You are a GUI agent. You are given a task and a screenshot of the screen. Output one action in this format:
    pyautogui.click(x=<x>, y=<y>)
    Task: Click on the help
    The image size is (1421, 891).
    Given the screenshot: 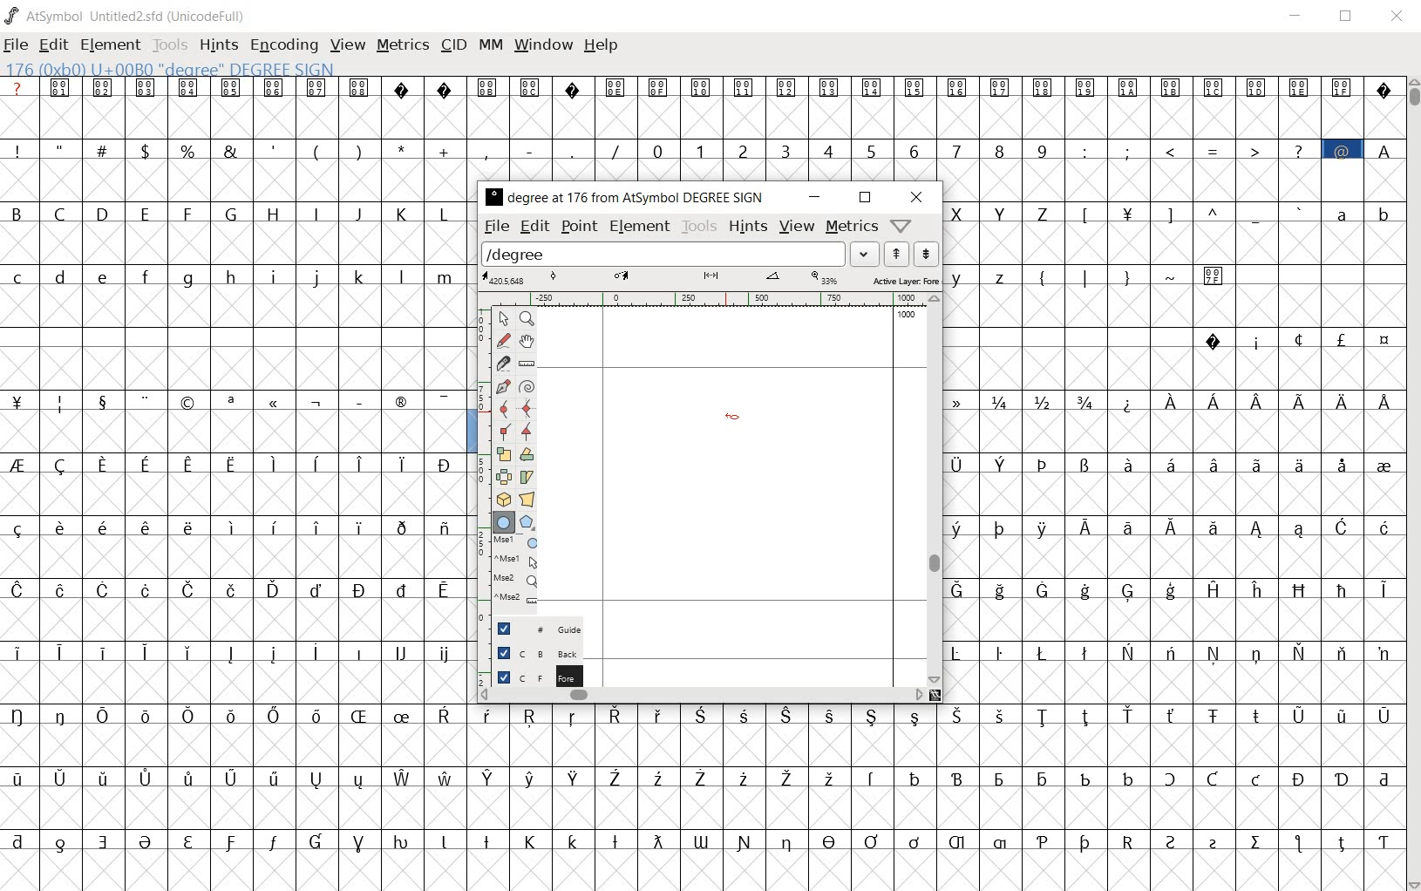 What is the action you would take?
    pyautogui.click(x=603, y=46)
    